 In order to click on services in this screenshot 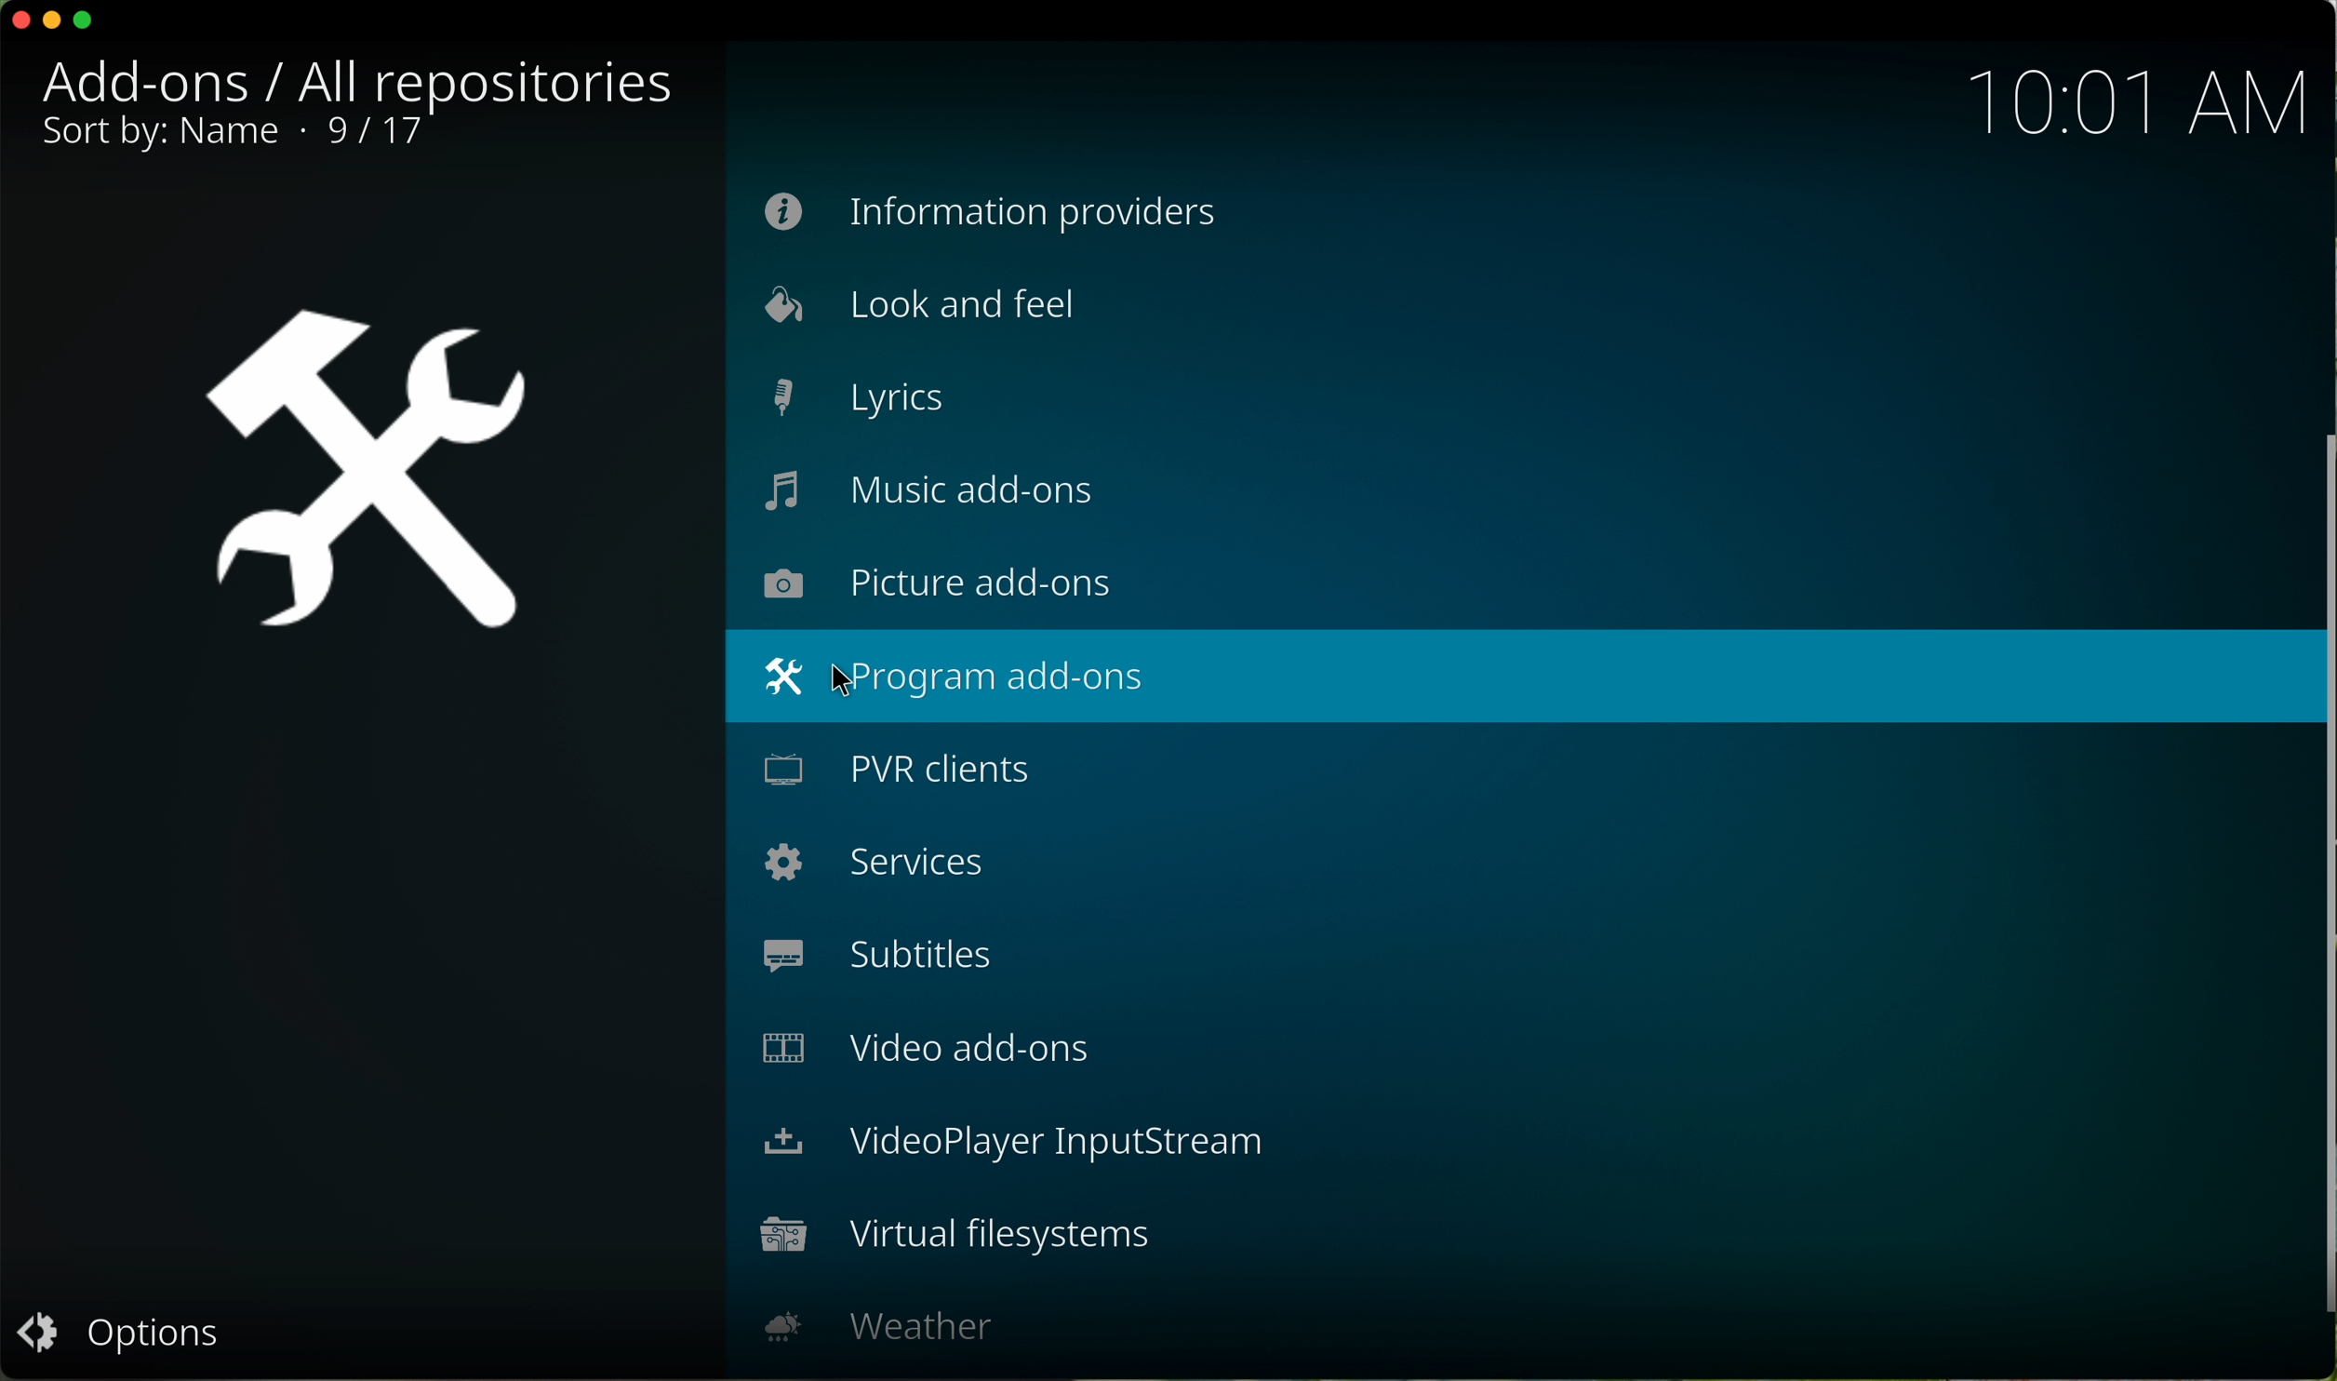, I will do `click(877, 864)`.